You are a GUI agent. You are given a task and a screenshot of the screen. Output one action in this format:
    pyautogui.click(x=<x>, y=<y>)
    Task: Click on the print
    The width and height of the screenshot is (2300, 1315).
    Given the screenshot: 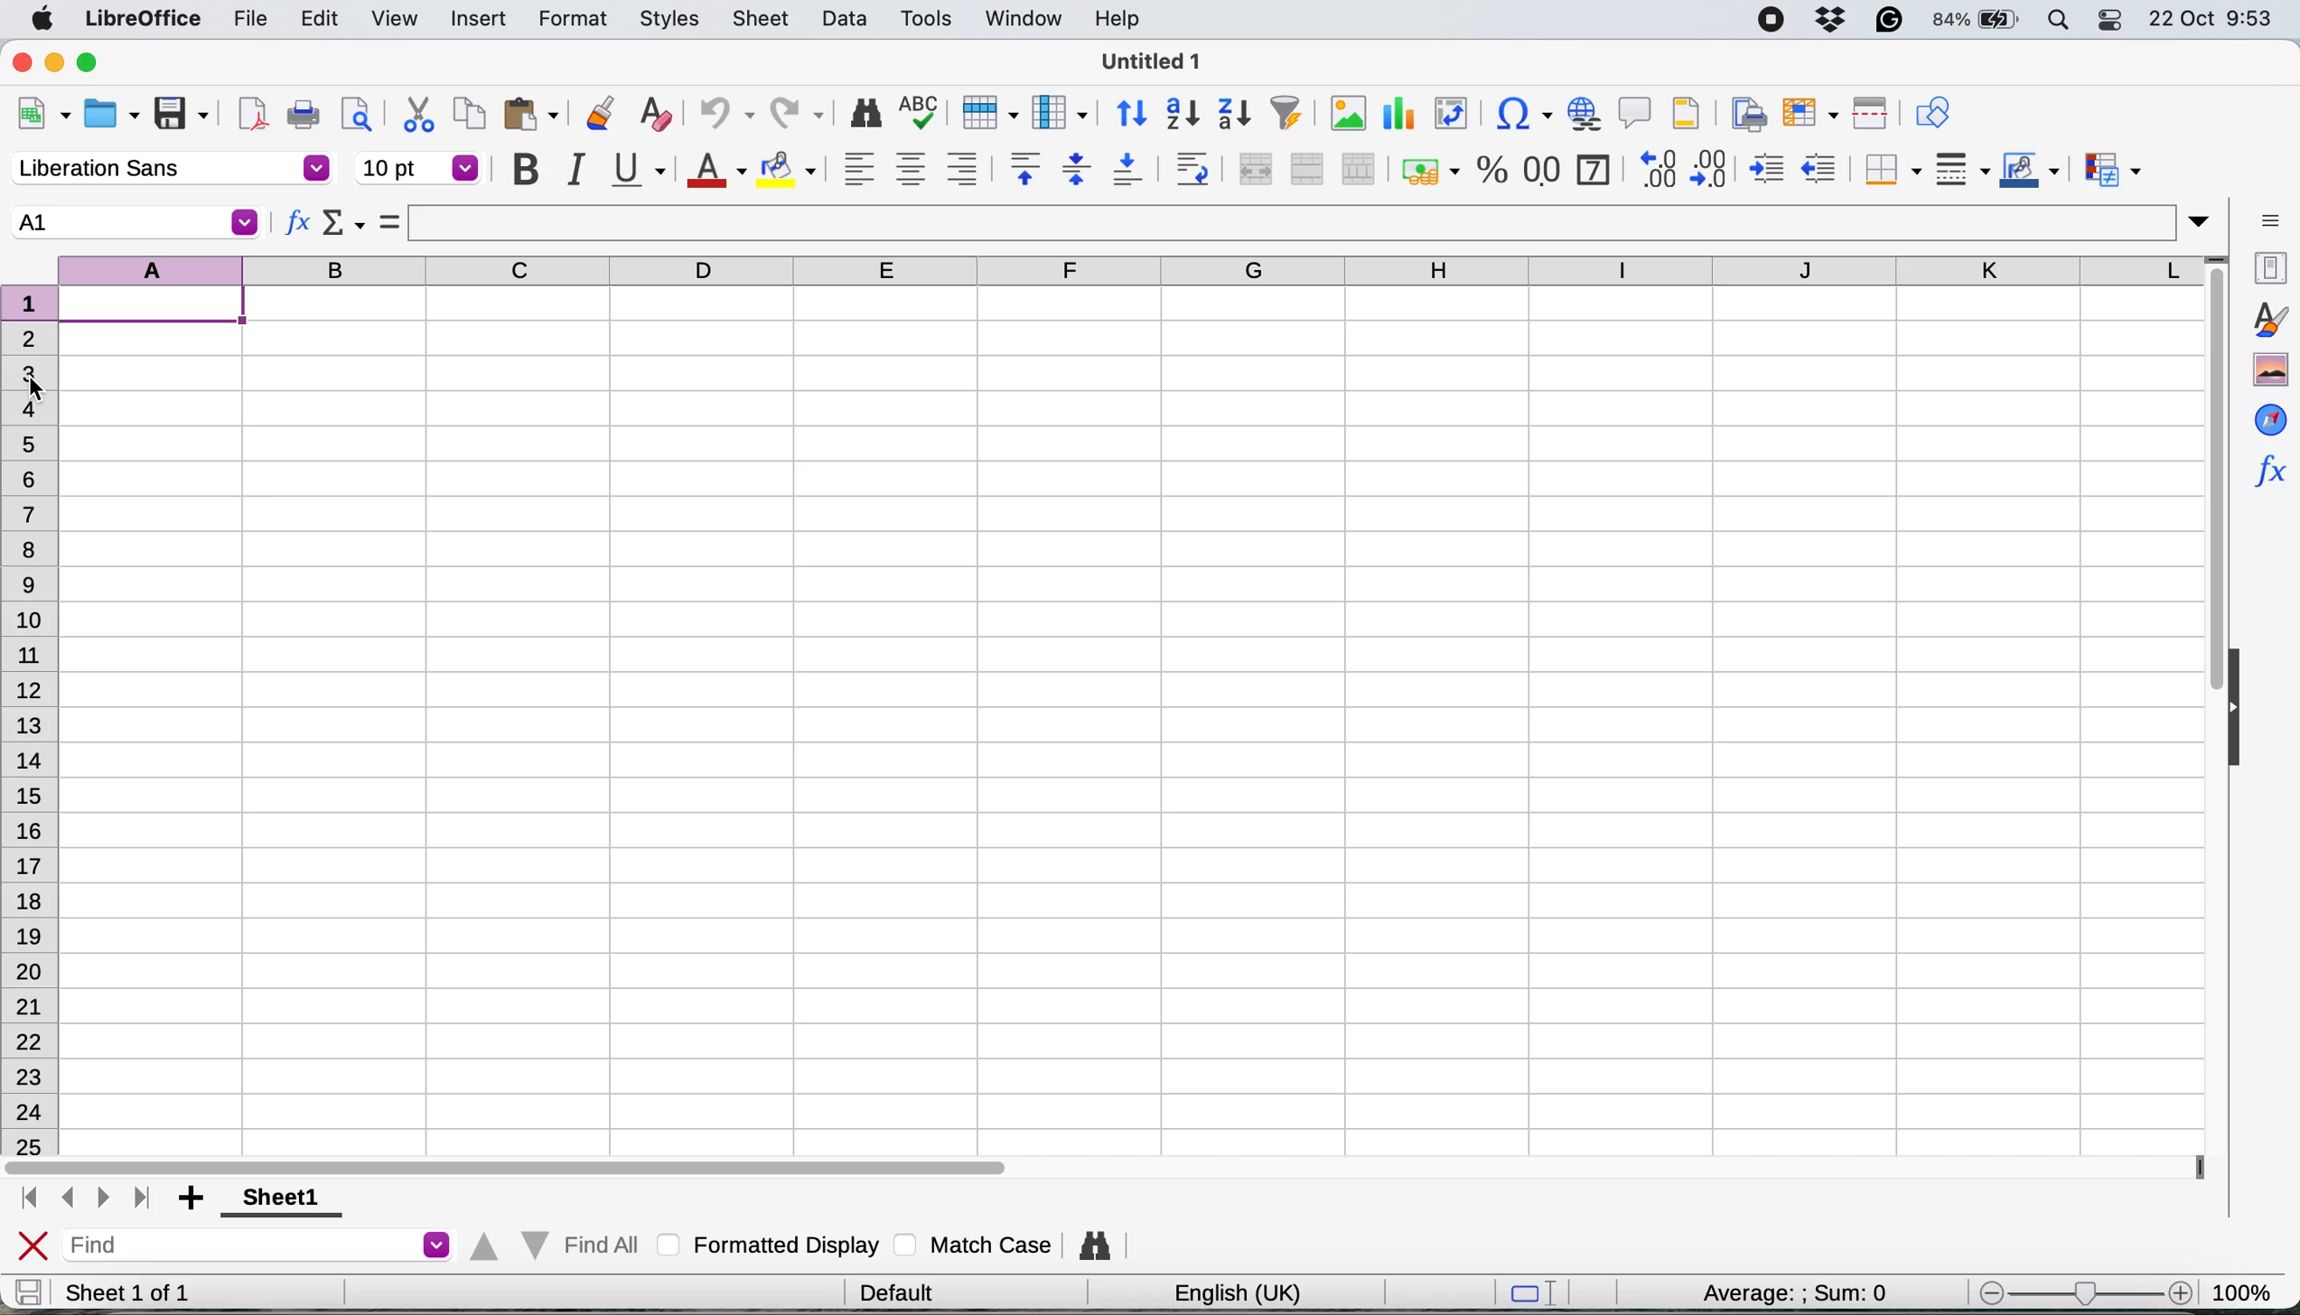 What is the action you would take?
    pyautogui.click(x=304, y=116)
    